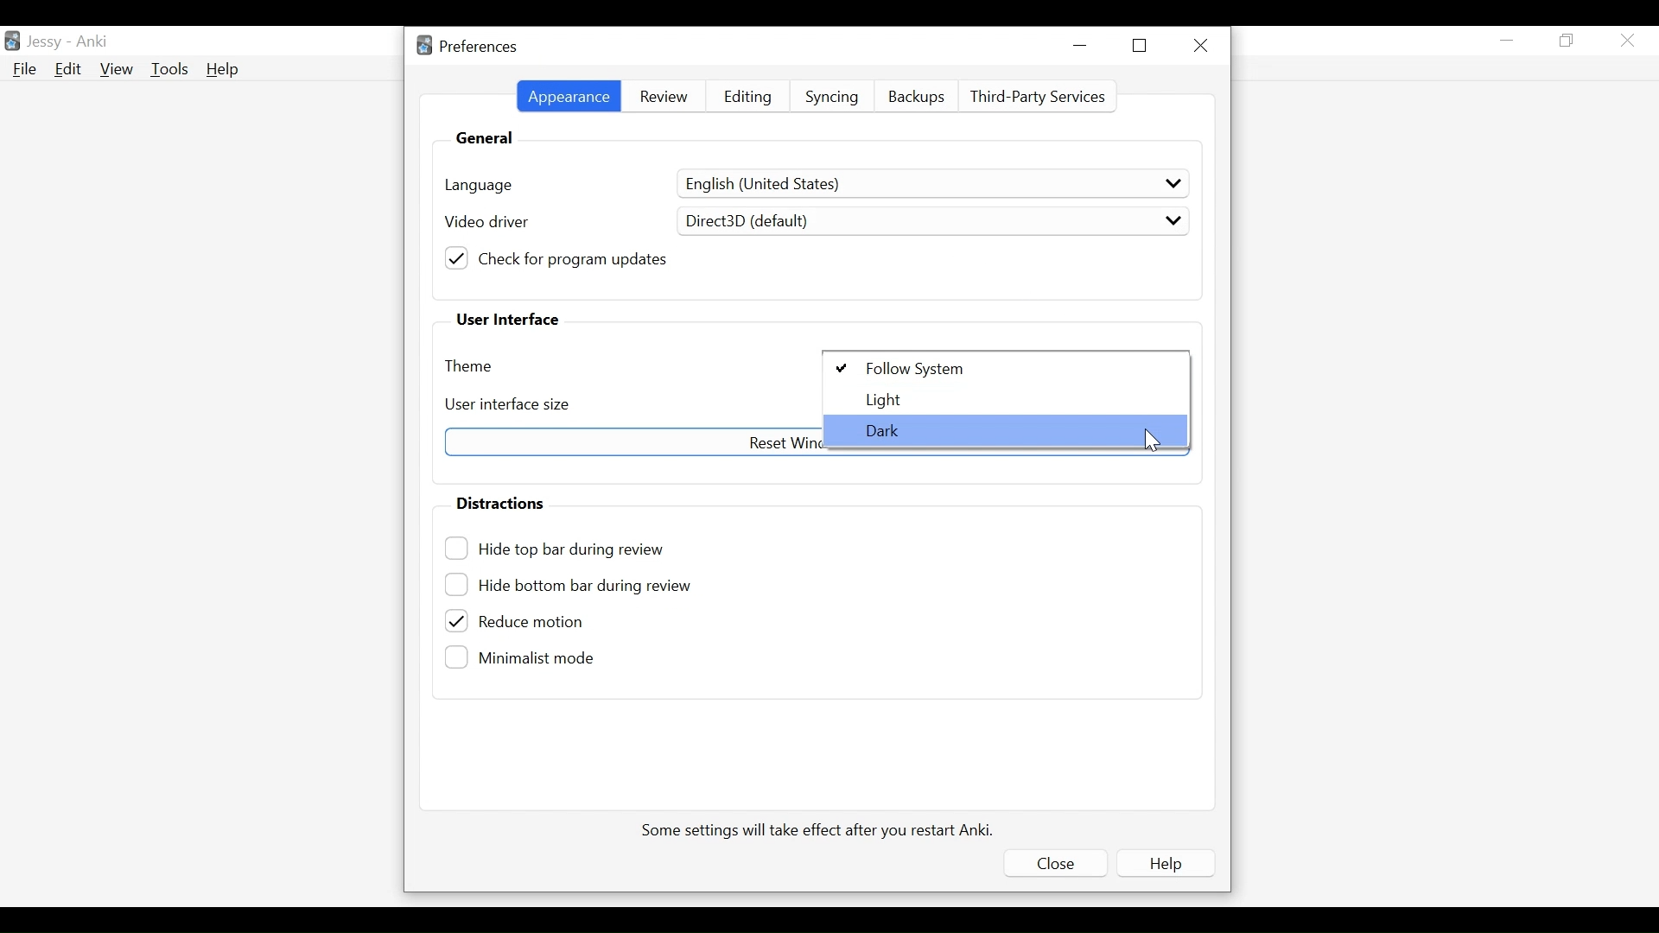 Image resolution: width=1659 pixels, height=933 pixels. I want to click on Cursor, so click(1151, 438).